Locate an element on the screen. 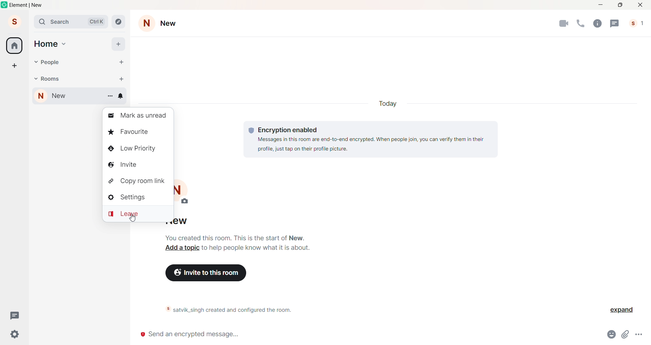 The width and height of the screenshot is (651, 345). element | new is located at coordinates (33, 6).